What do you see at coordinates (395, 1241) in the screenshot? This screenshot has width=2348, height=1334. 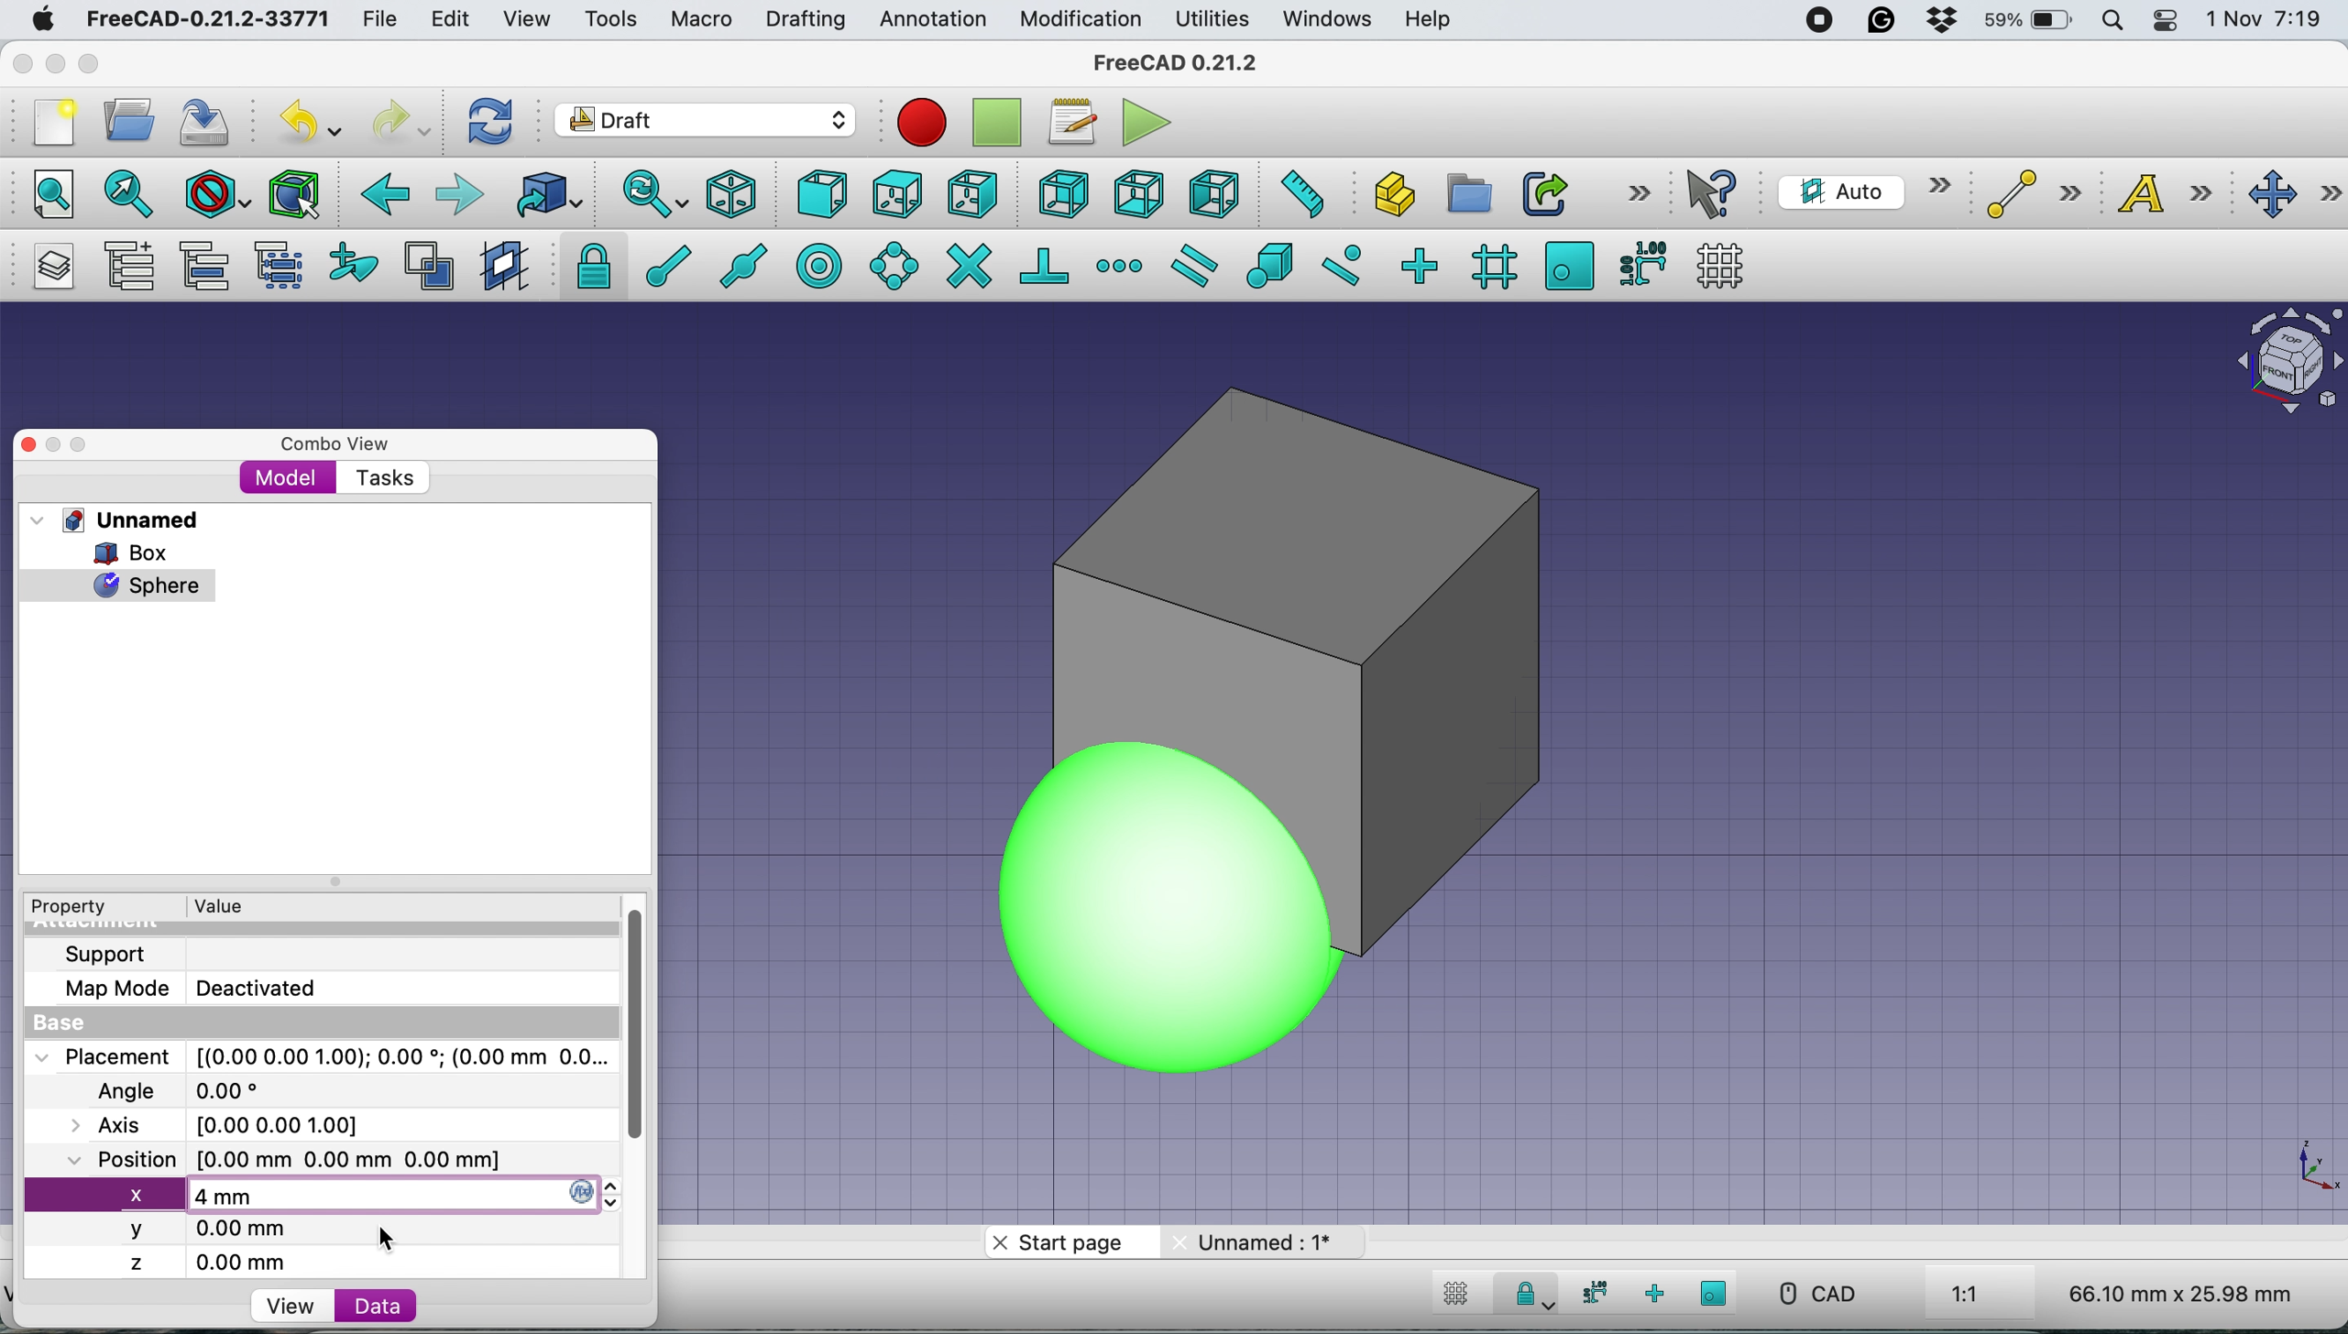 I see `cursor` at bounding box center [395, 1241].